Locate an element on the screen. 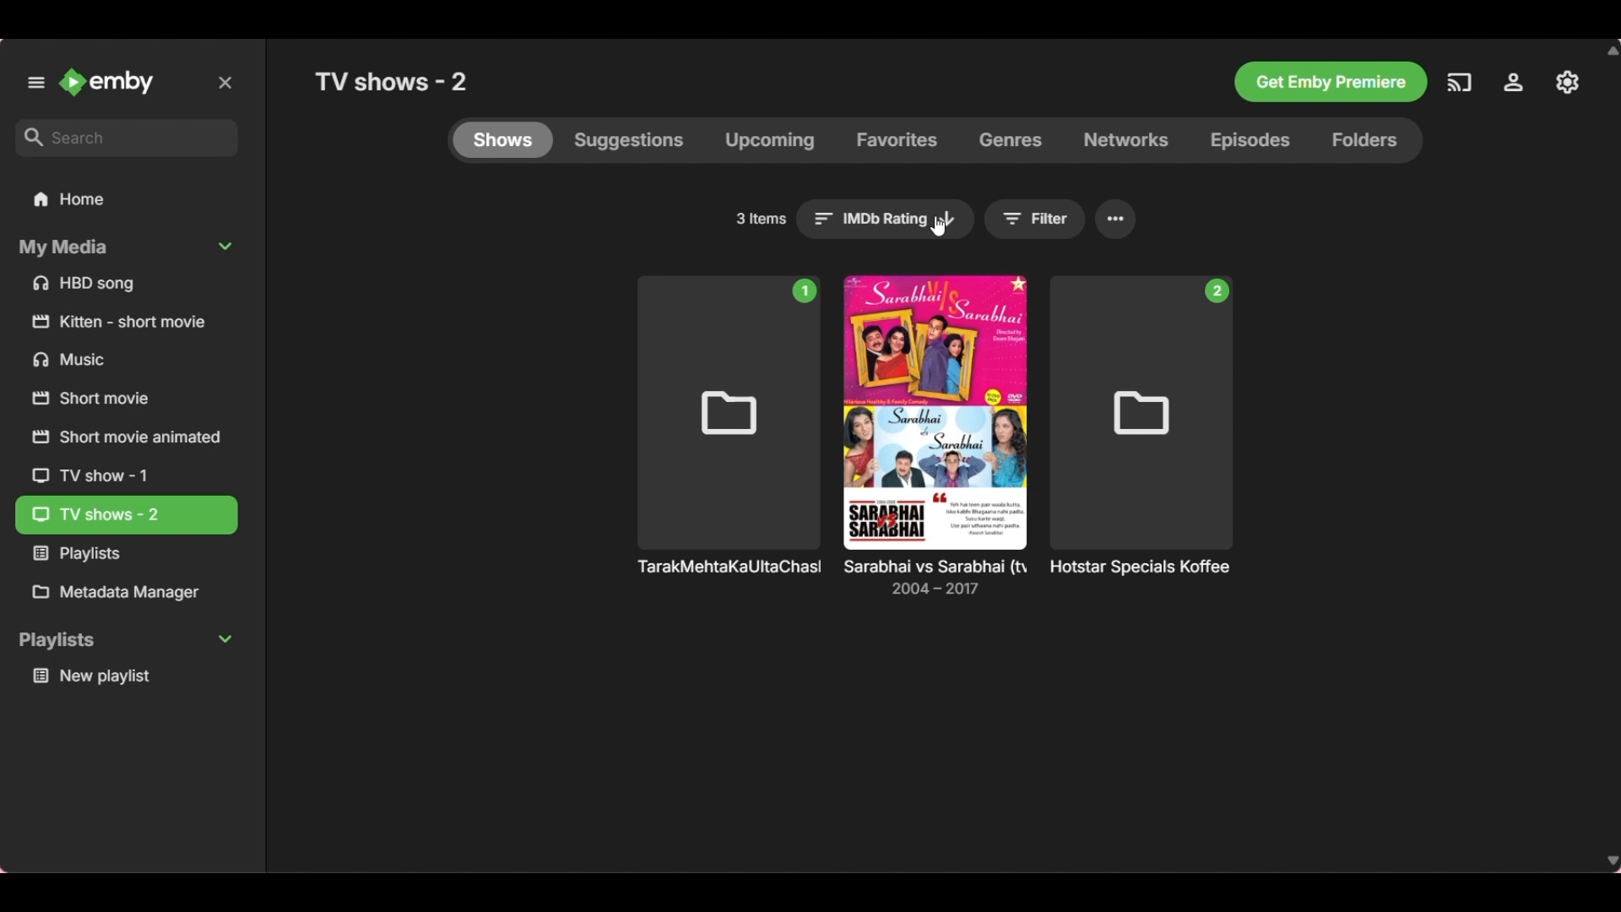 This screenshot has width=1621, height=912. Search box is located at coordinates (126, 138).